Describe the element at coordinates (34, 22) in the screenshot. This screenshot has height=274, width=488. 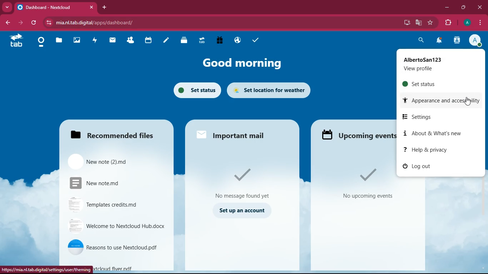
I see `refresh` at that location.